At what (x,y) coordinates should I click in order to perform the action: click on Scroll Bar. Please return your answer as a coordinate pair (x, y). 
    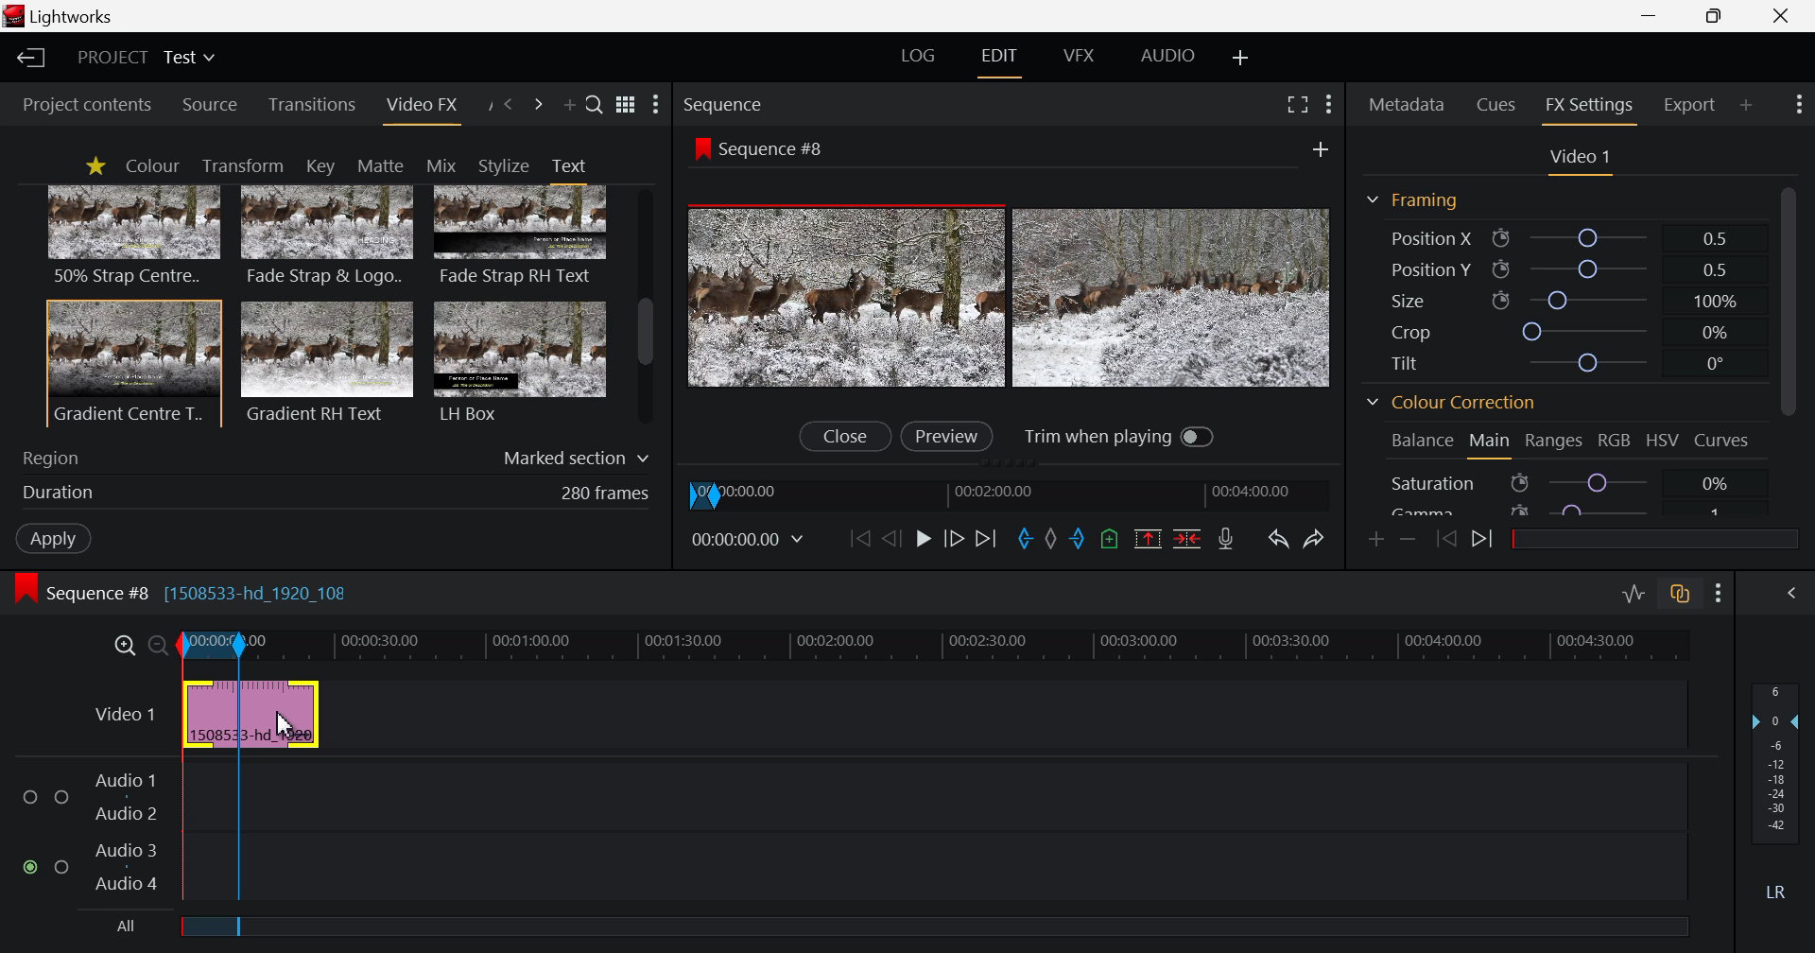
    Looking at the image, I should click on (646, 308).